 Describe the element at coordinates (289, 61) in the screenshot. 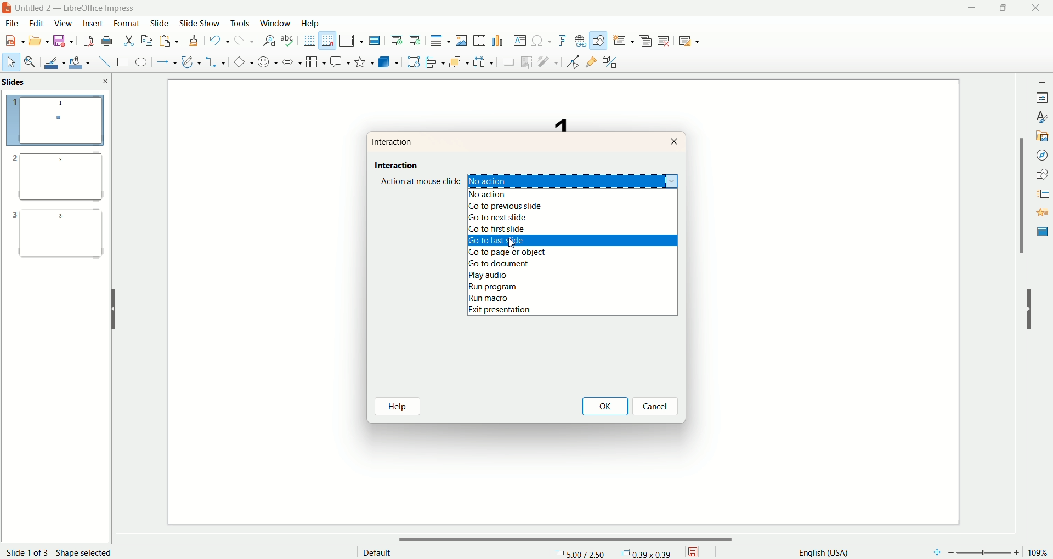

I see `block arrow` at that location.